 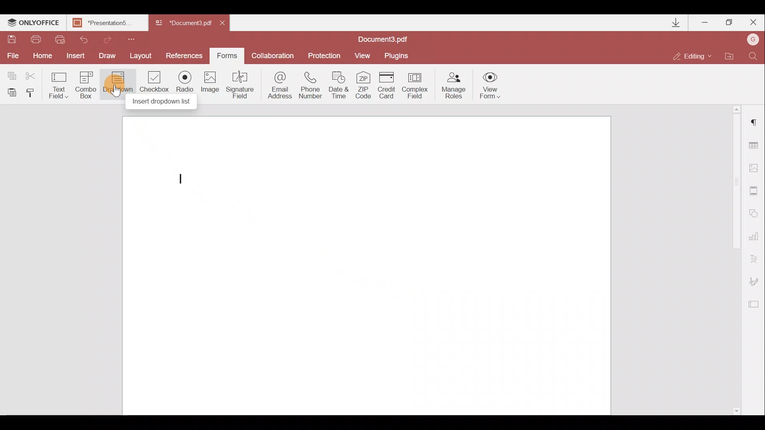 I want to click on Scroll down, so click(x=736, y=411).